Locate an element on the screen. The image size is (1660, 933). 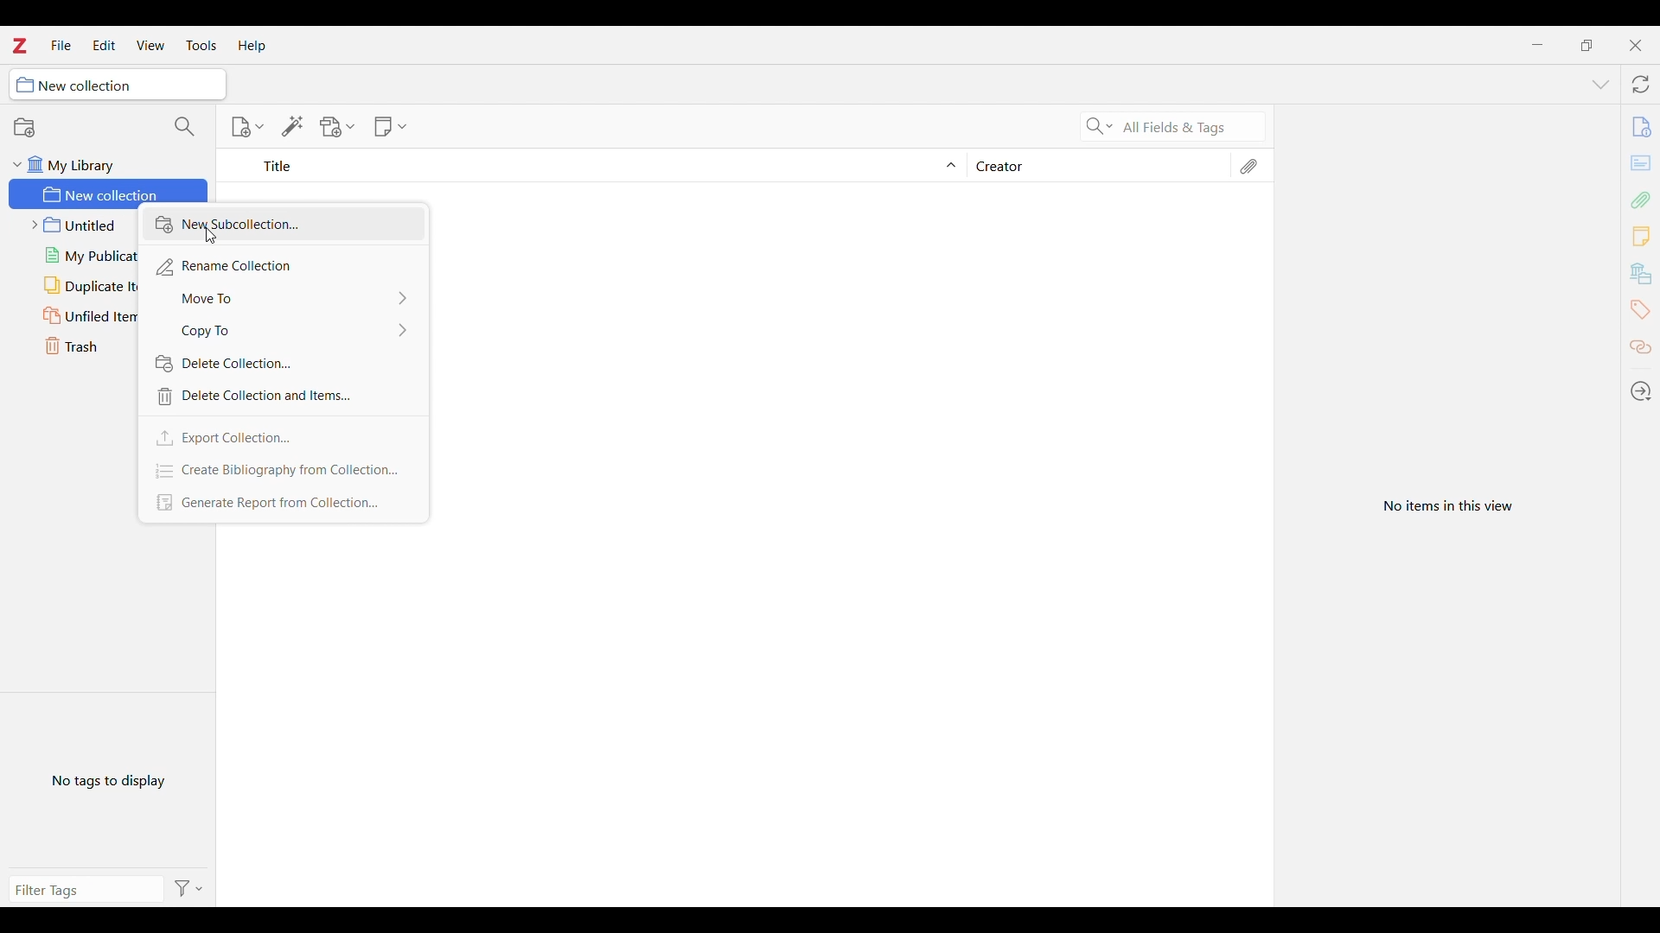
Software logo is located at coordinates (20, 46).